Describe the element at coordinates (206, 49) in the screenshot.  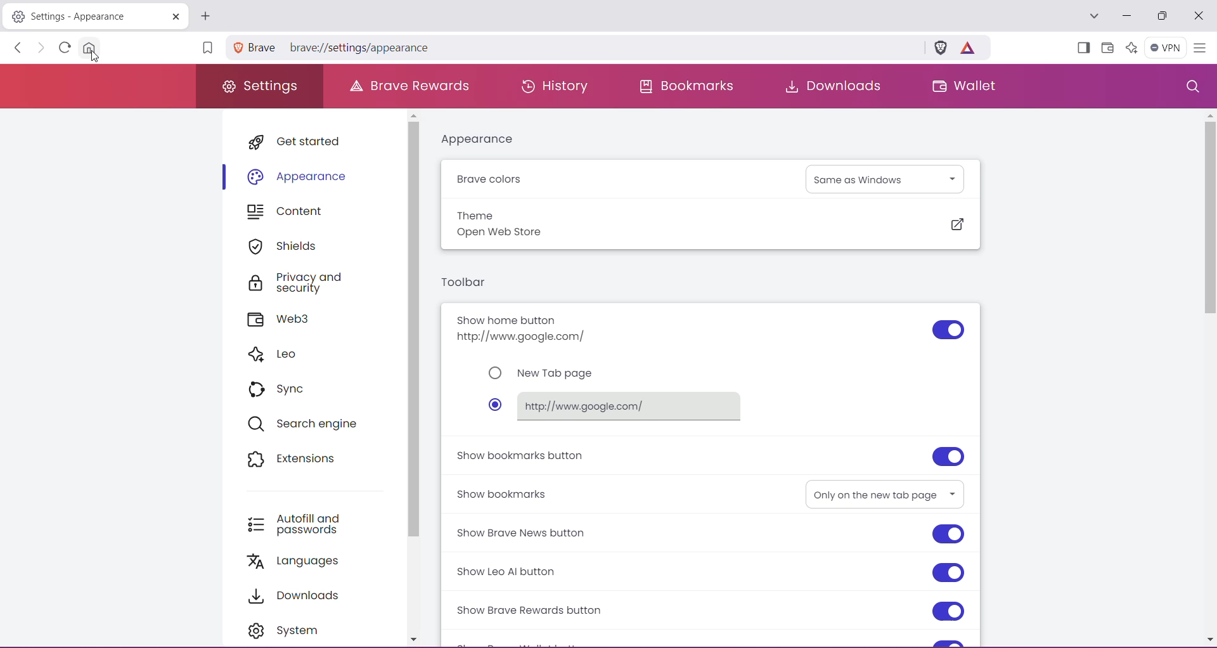
I see `Bookmark this Page` at that location.